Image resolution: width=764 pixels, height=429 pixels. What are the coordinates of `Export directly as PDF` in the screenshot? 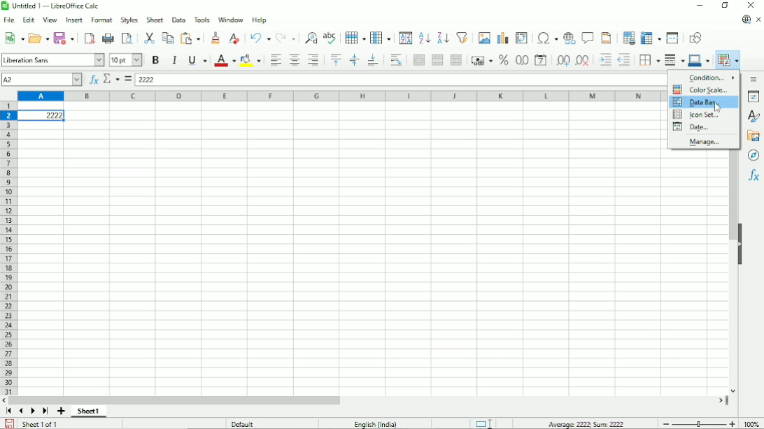 It's located at (89, 37).